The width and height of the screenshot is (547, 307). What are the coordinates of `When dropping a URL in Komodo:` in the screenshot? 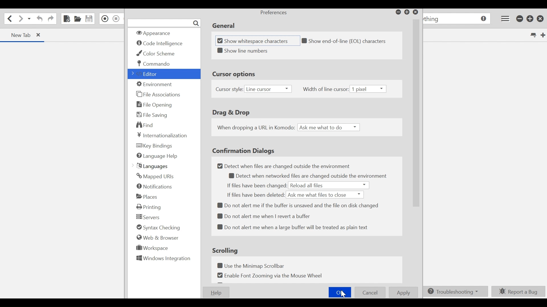 It's located at (255, 128).